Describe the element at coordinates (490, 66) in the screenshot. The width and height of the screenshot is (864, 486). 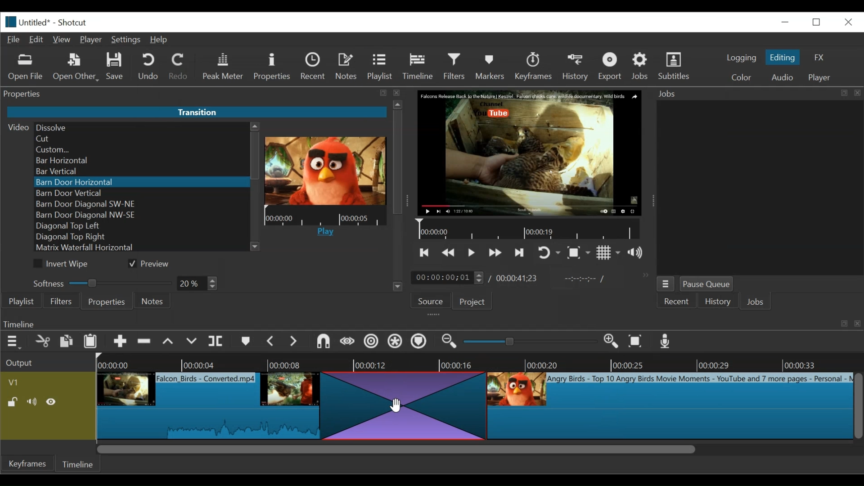
I see `Markers` at that location.